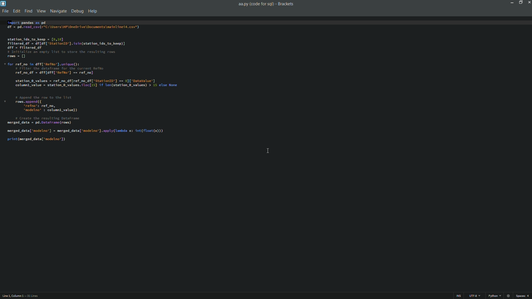 The height and width of the screenshot is (299, 532). Describe the element at coordinates (520, 2) in the screenshot. I see `maximize` at that location.